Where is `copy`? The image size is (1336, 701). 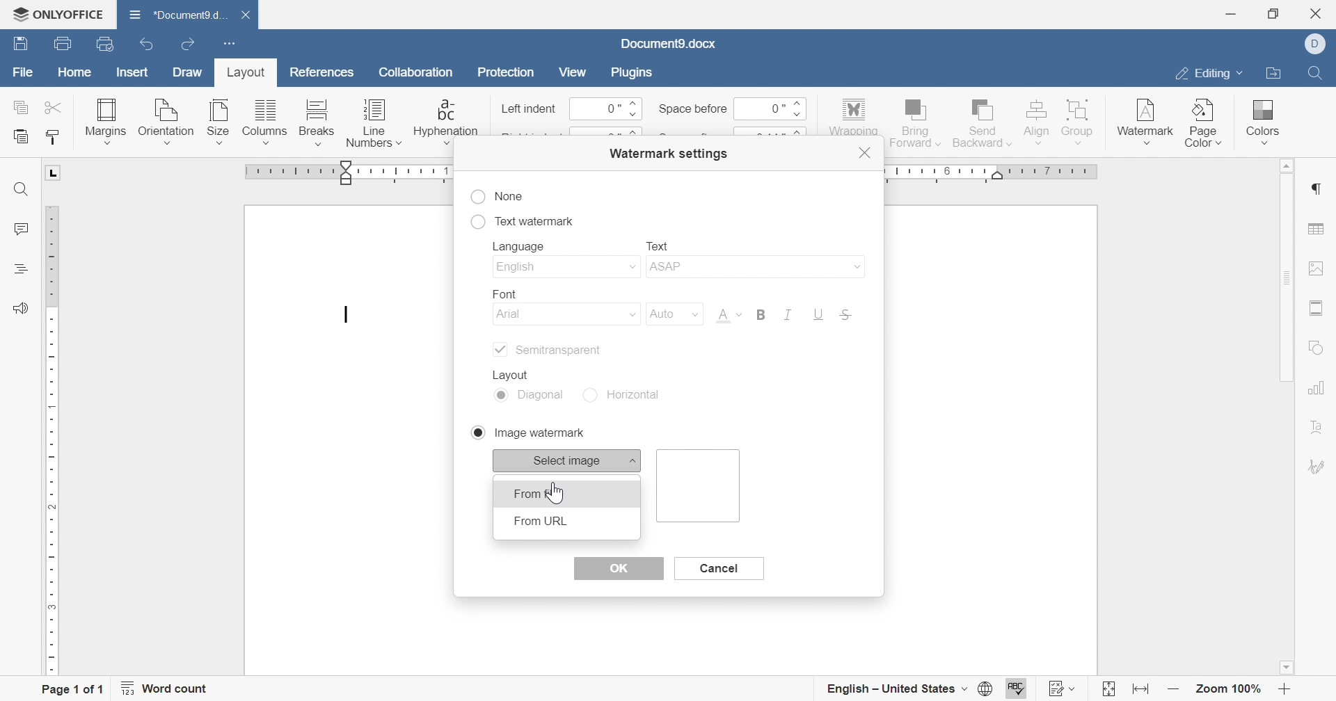 copy is located at coordinates (22, 106).